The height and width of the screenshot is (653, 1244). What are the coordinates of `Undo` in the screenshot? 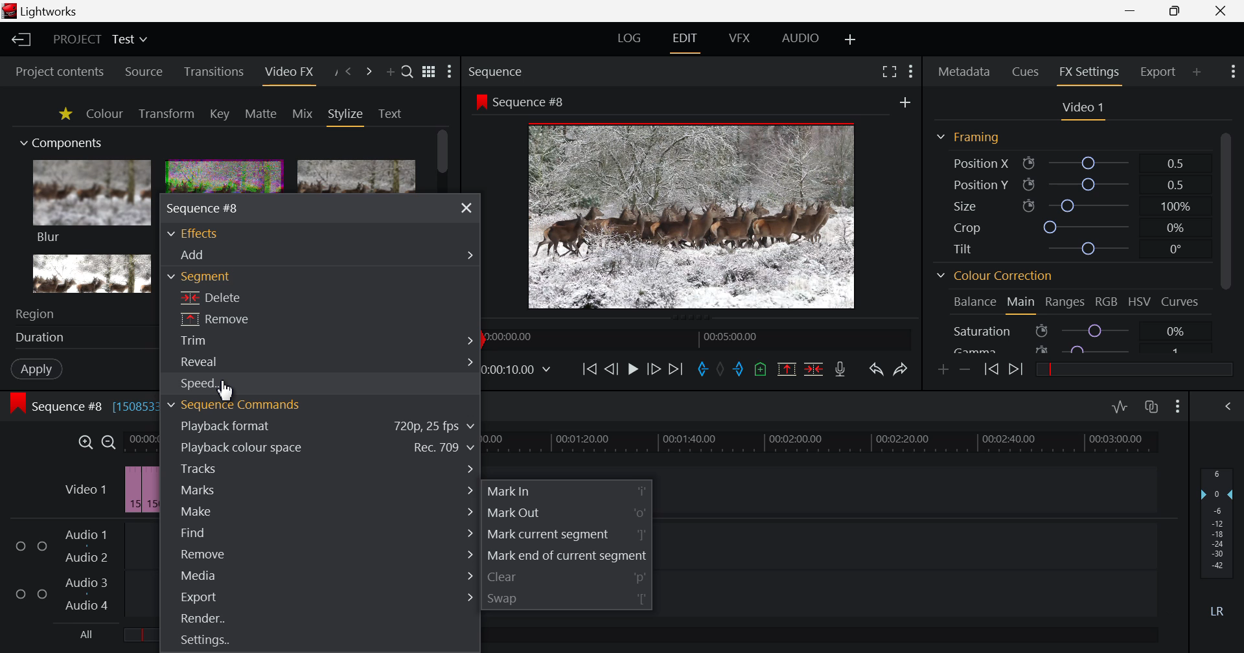 It's located at (876, 371).